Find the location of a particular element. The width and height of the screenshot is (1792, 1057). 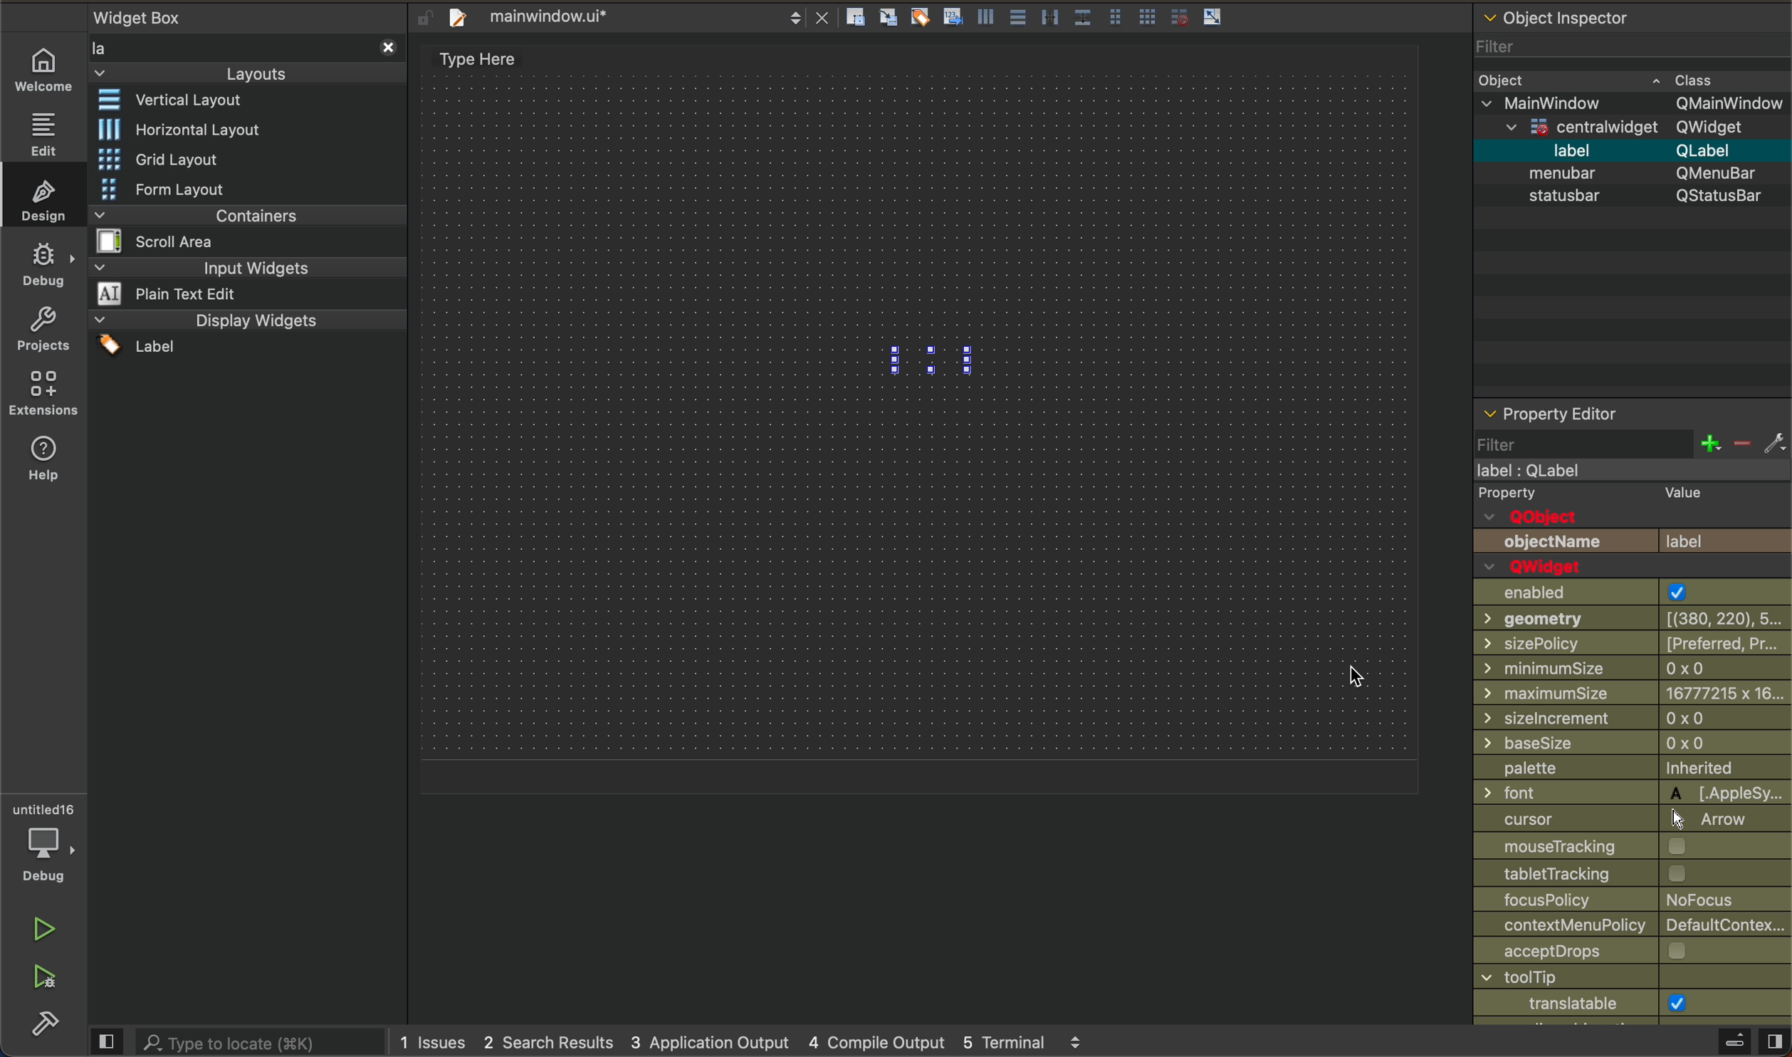

font is located at coordinates (1630, 792).